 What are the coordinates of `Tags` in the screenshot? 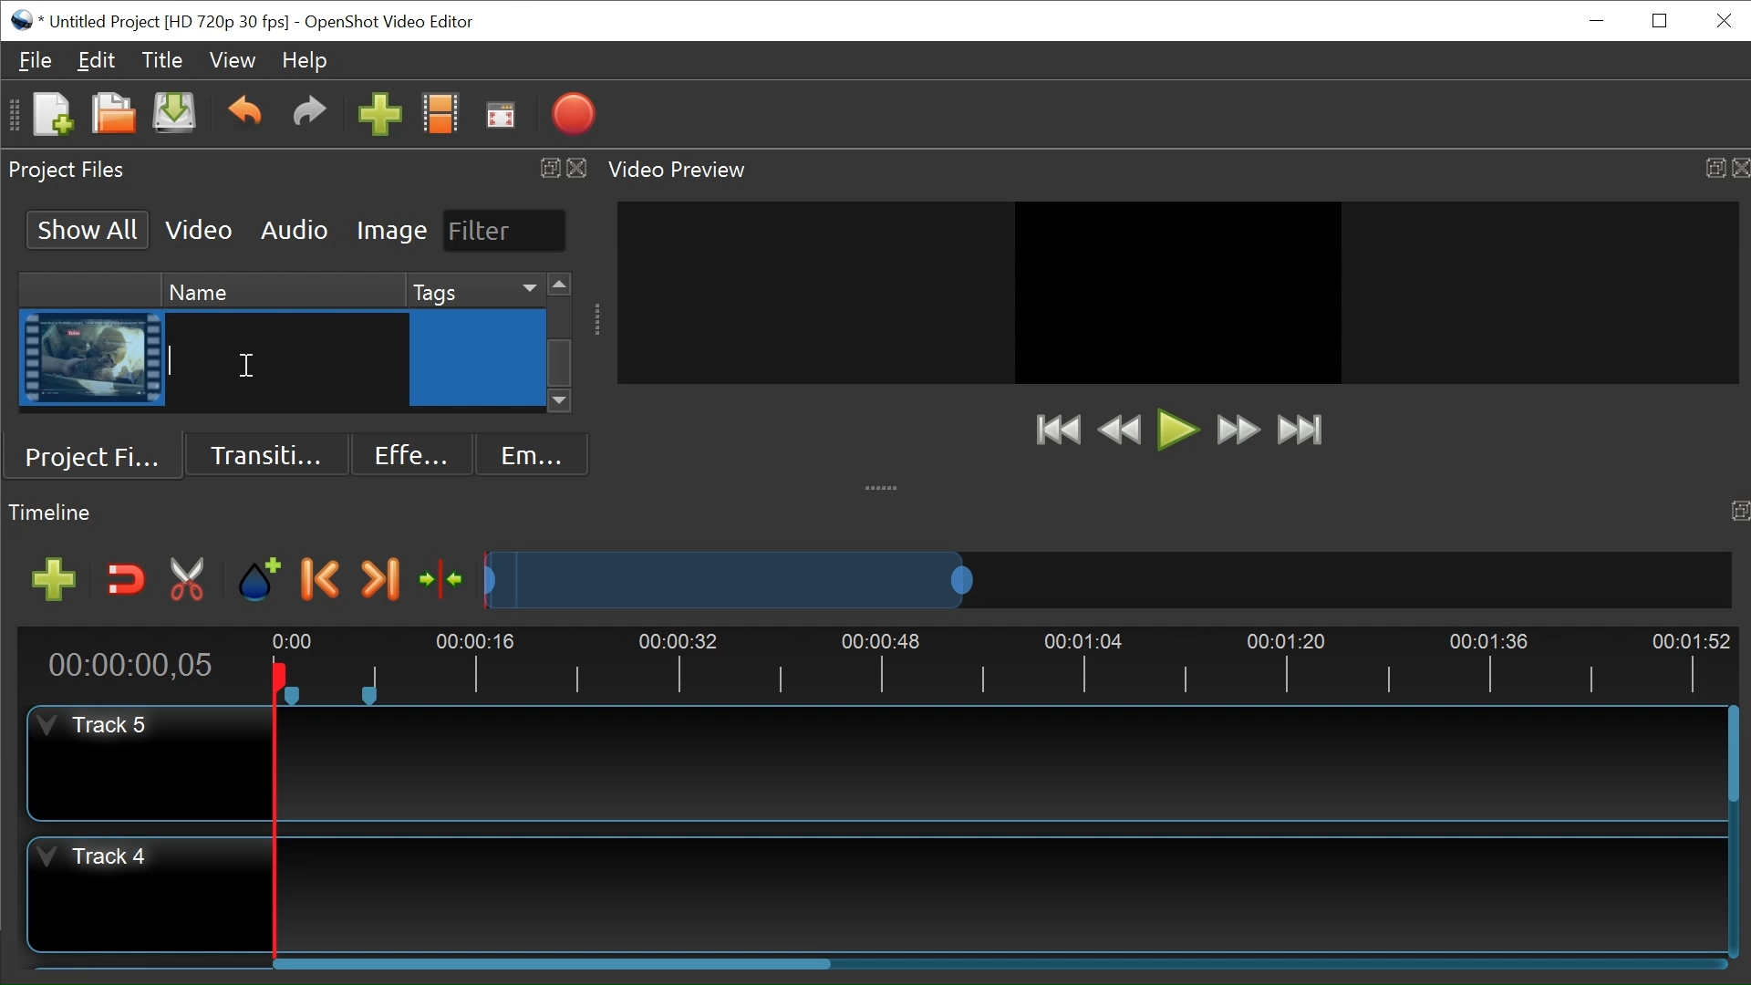 It's located at (472, 289).